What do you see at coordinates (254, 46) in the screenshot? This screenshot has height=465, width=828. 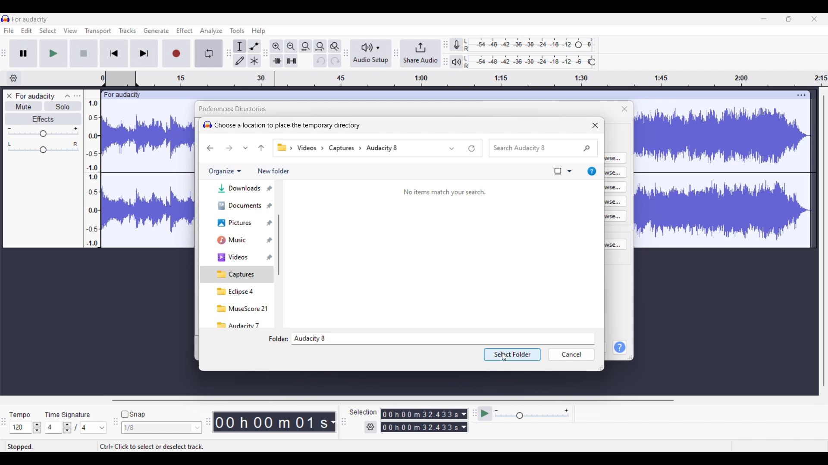 I see `Envelop tool` at bounding box center [254, 46].